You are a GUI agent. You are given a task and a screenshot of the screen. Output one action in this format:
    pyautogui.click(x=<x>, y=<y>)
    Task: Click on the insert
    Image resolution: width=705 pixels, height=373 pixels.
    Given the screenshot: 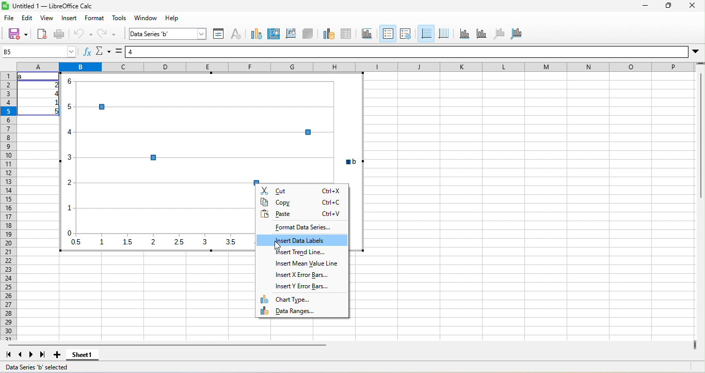 What is the action you would take?
    pyautogui.click(x=69, y=18)
    